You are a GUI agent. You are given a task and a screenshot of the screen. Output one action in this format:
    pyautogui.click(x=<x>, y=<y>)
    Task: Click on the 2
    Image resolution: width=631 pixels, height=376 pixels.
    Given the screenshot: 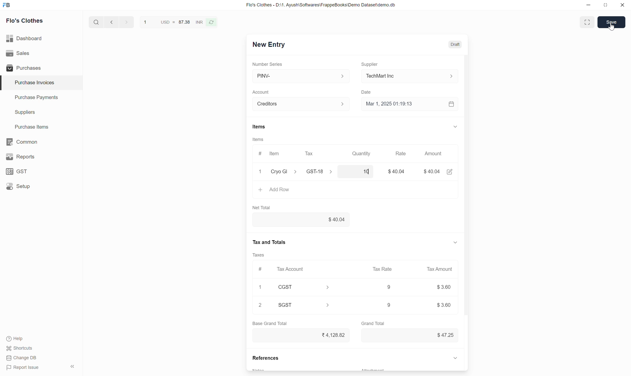 What is the action you would take?
    pyautogui.click(x=261, y=305)
    